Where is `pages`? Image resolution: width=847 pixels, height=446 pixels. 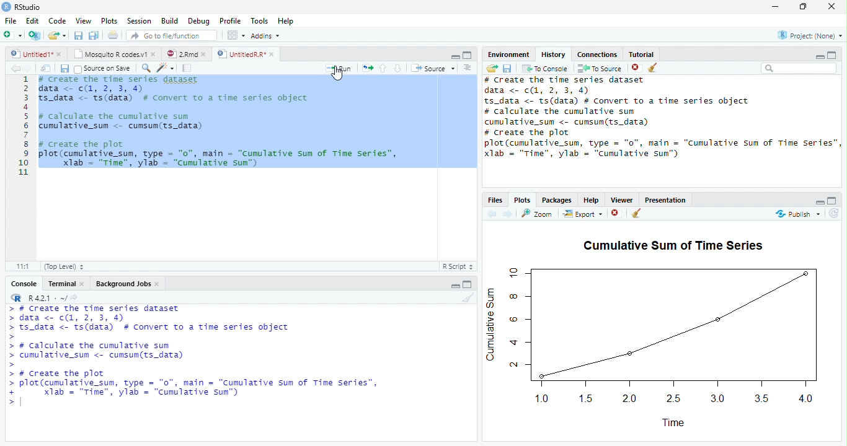
pages is located at coordinates (185, 69).